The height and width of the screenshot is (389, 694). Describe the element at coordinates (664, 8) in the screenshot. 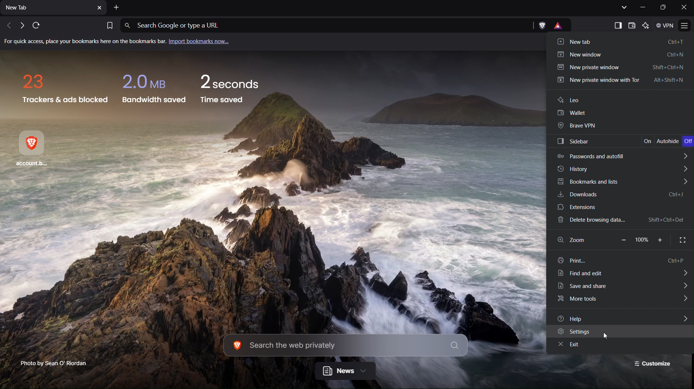

I see `Maximize` at that location.